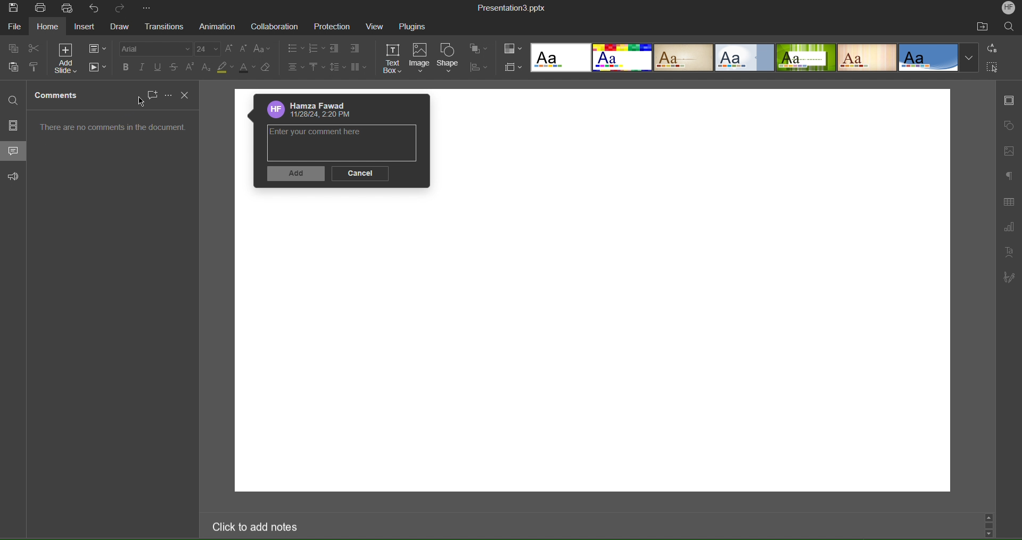 The width and height of the screenshot is (1022, 540). I want to click on View, so click(377, 26).